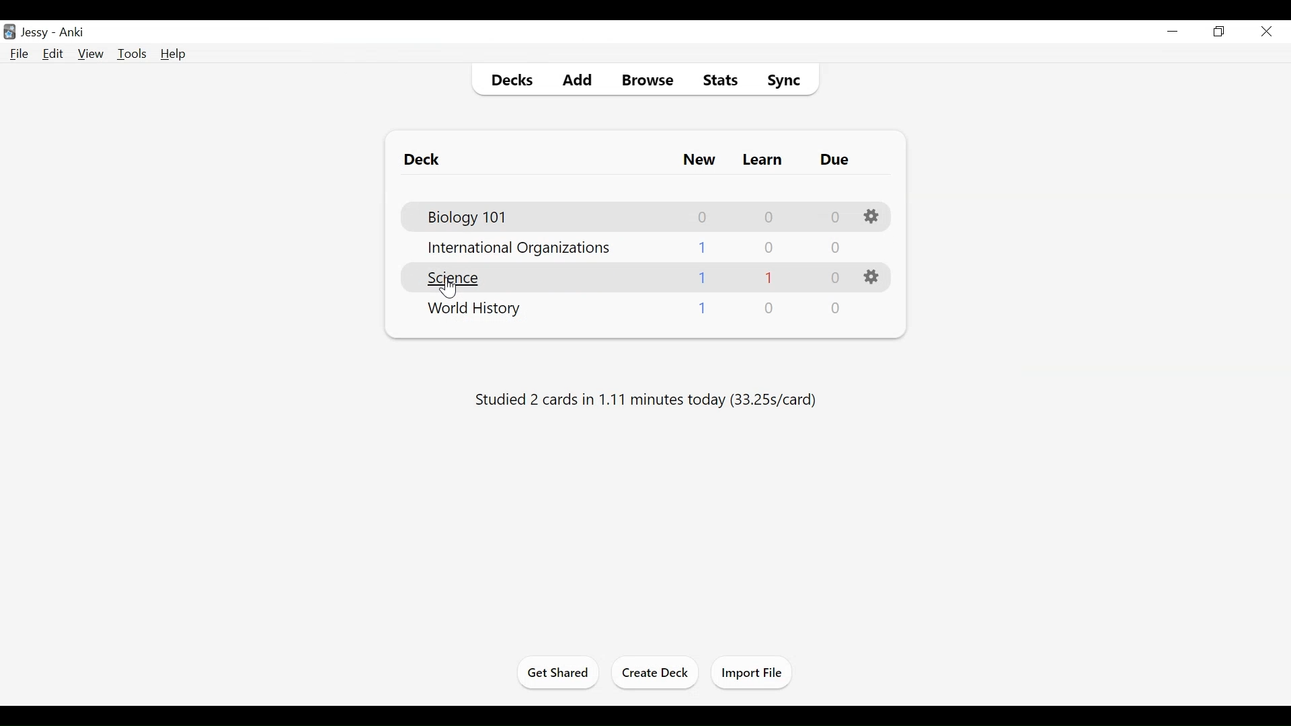  Describe the element at coordinates (514, 81) in the screenshot. I see `Decks` at that location.